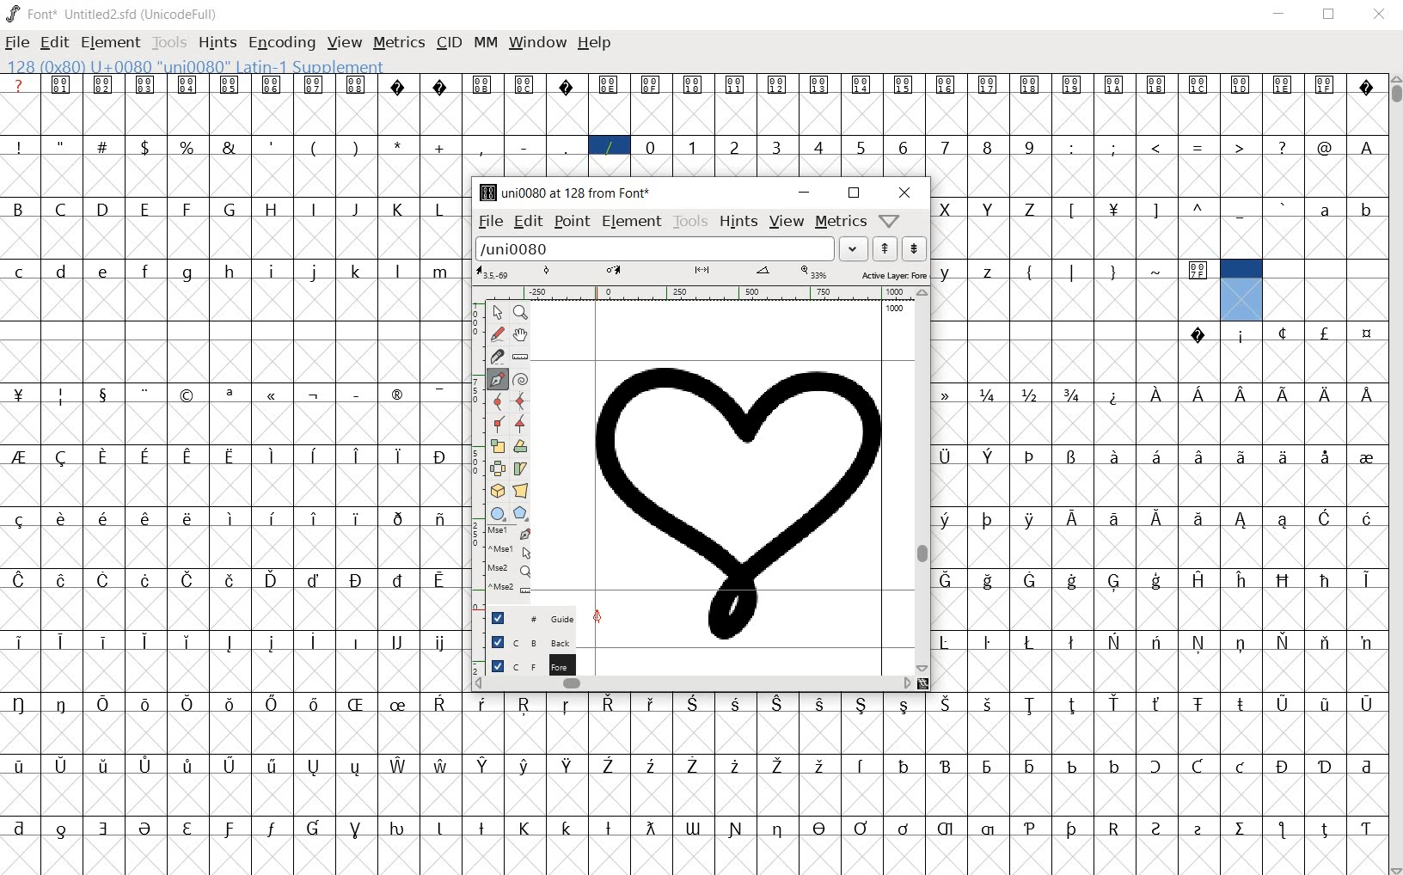  I want to click on glyph, so click(19, 520).